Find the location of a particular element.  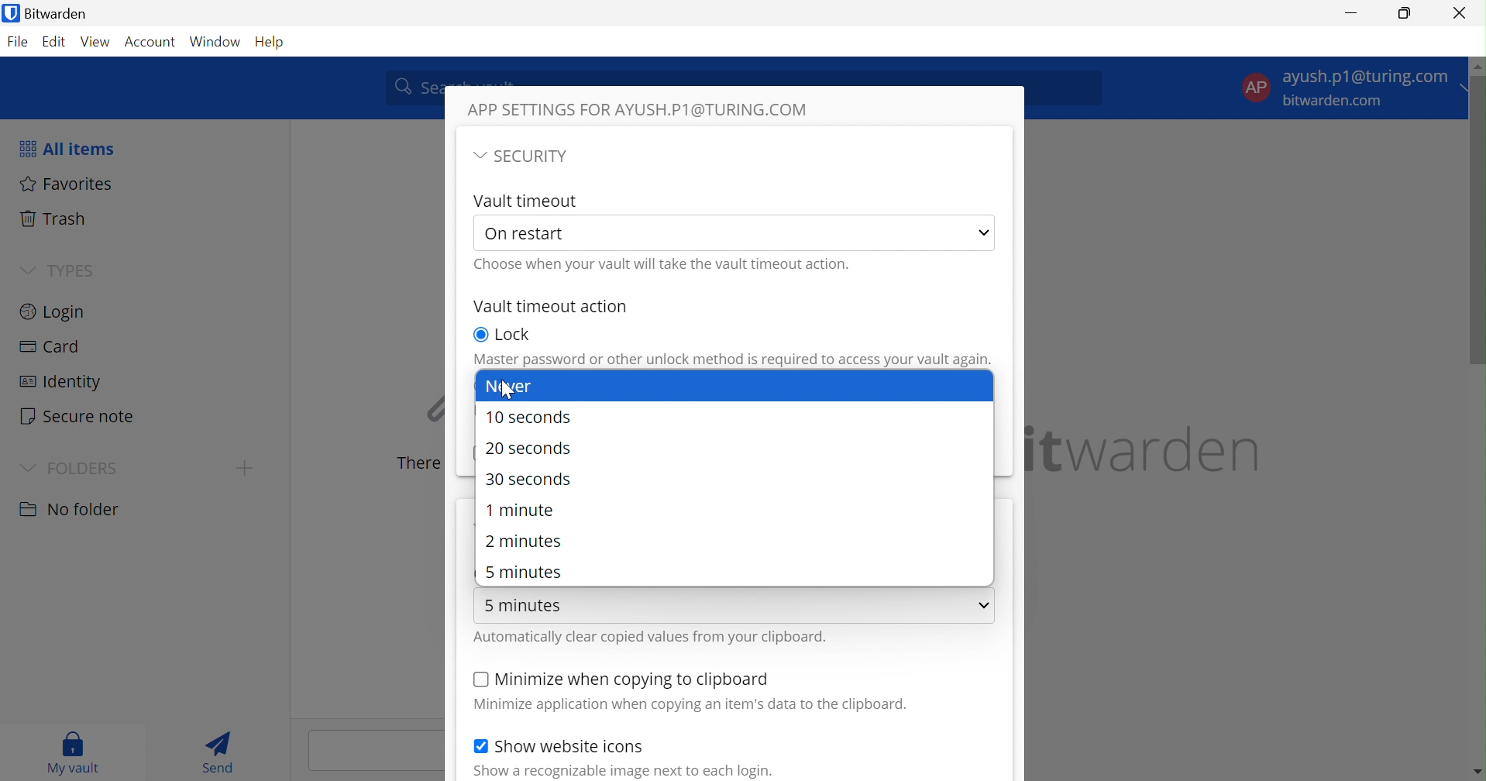

Card is located at coordinates (52, 348).